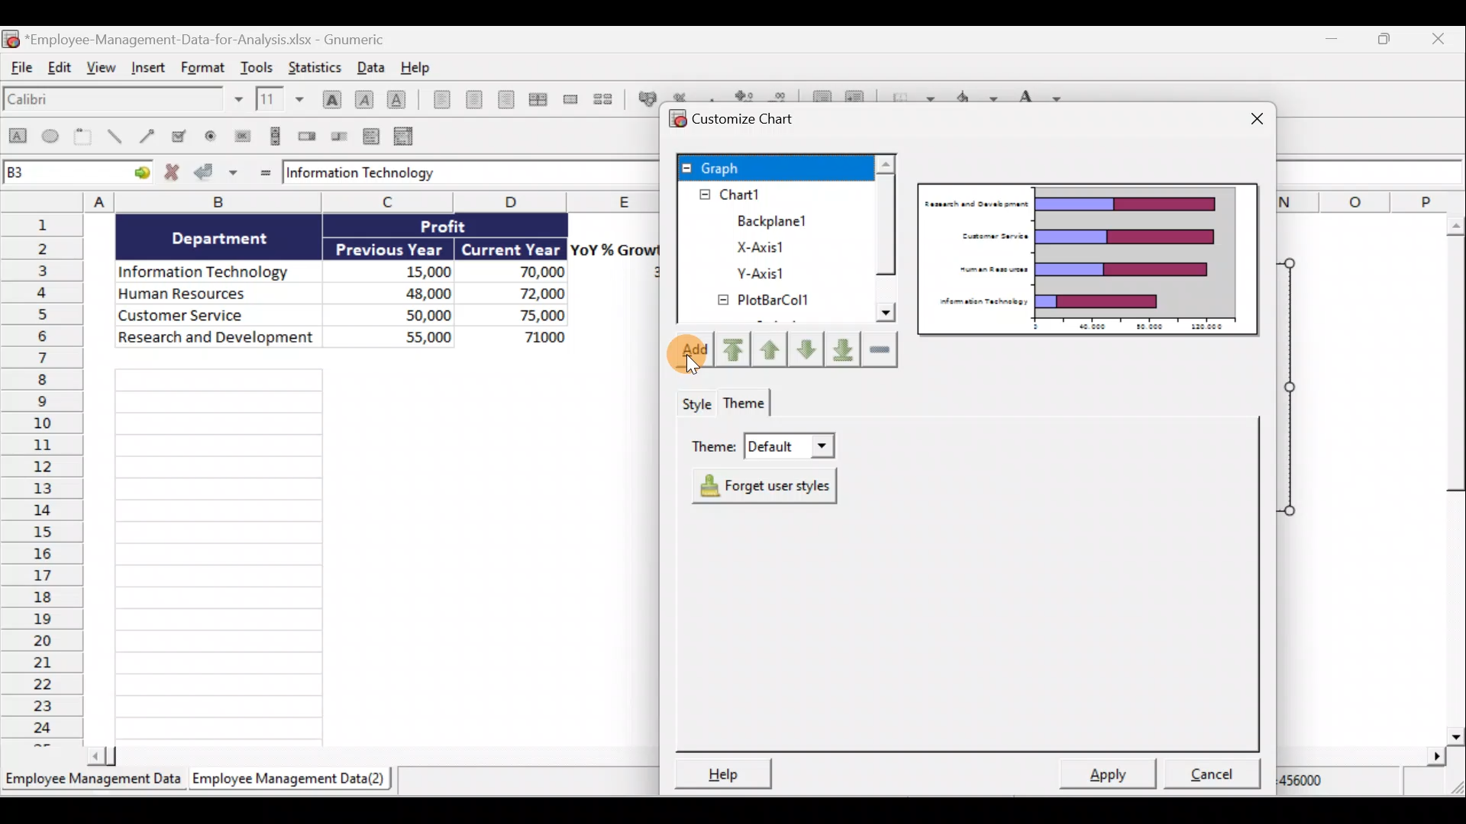 The height and width of the screenshot is (824, 1466). What do you see at coordinates (696, 404) in the screenshot?
I see `Style` at bounding box center [696, 404].